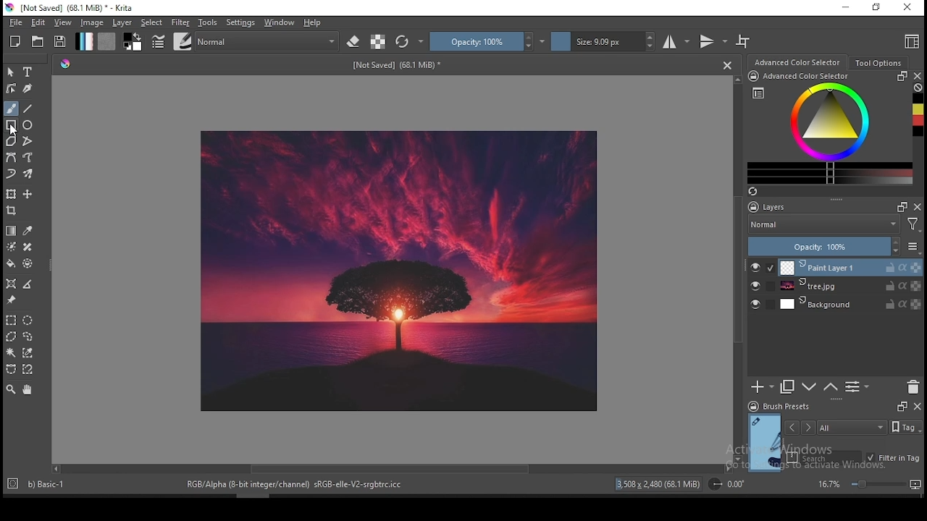 The width and height of the screenshot is (927, 521). What do you see at coordinates (12, 88) in the screenshot?
I see `edit shapes tool` at bounding box center [12, 88].